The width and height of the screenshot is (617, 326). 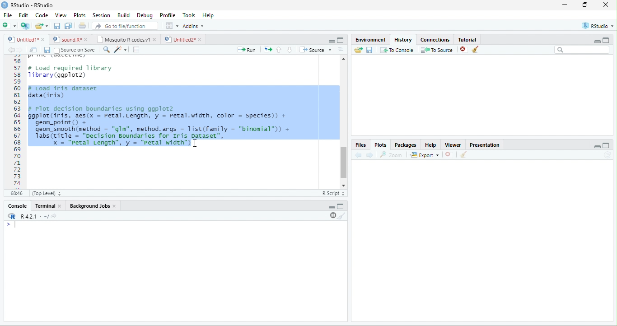 What do you see at coordinates (341, 49) in the screenshot?
I see `options` at bounding box center [341, 49].